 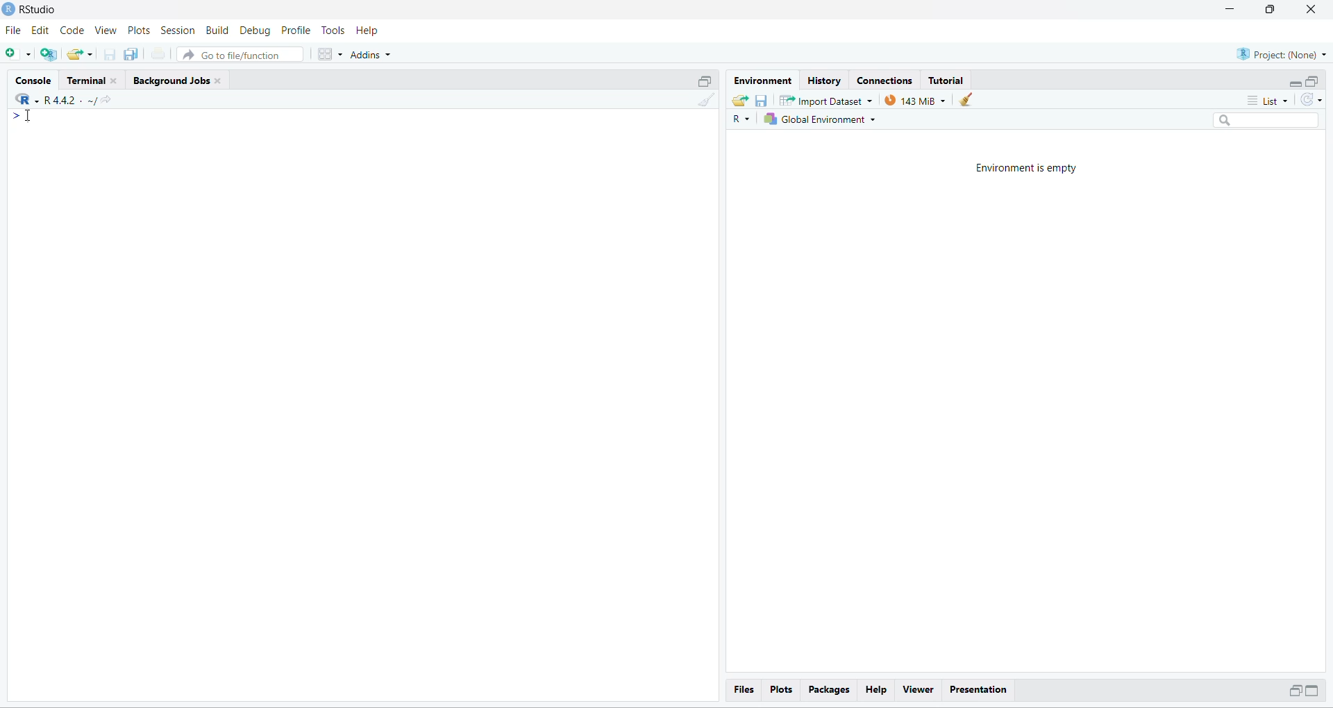 I want to click on clean, so click(x=965, y=100).